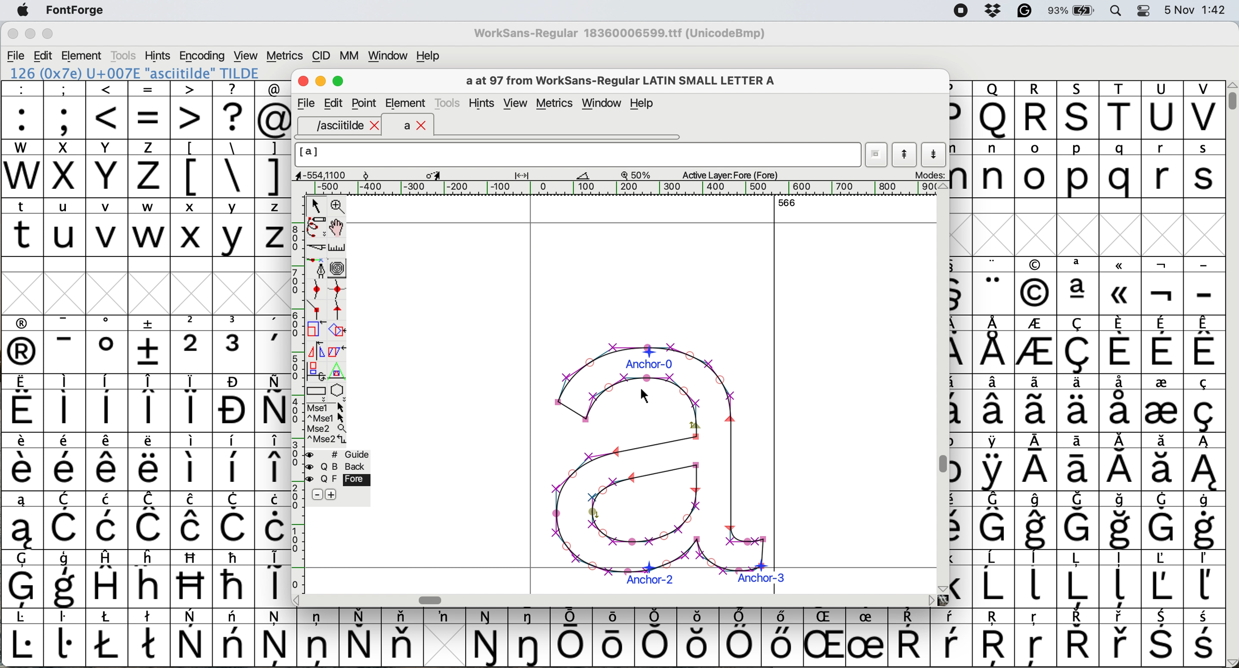 The height and width of the screenshot is (668, 1239). I want to click on -, so click(1204, 287).